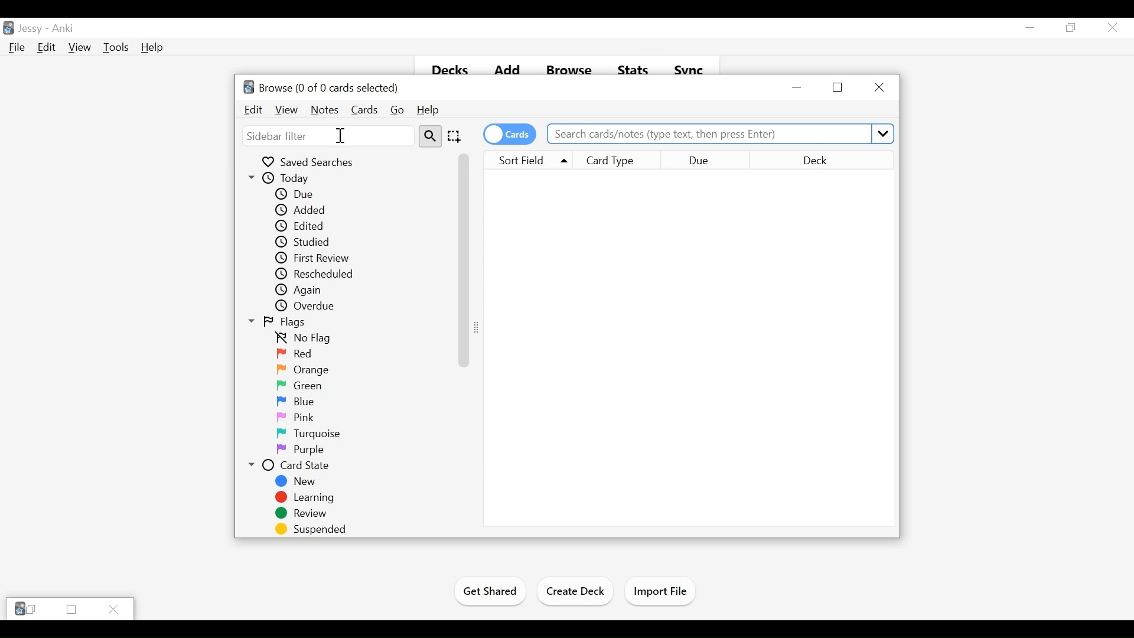  Describe the element at coordinates (322, 88) in the screenshot. I see `Browse (0 of 0 cards selected)` at that location.